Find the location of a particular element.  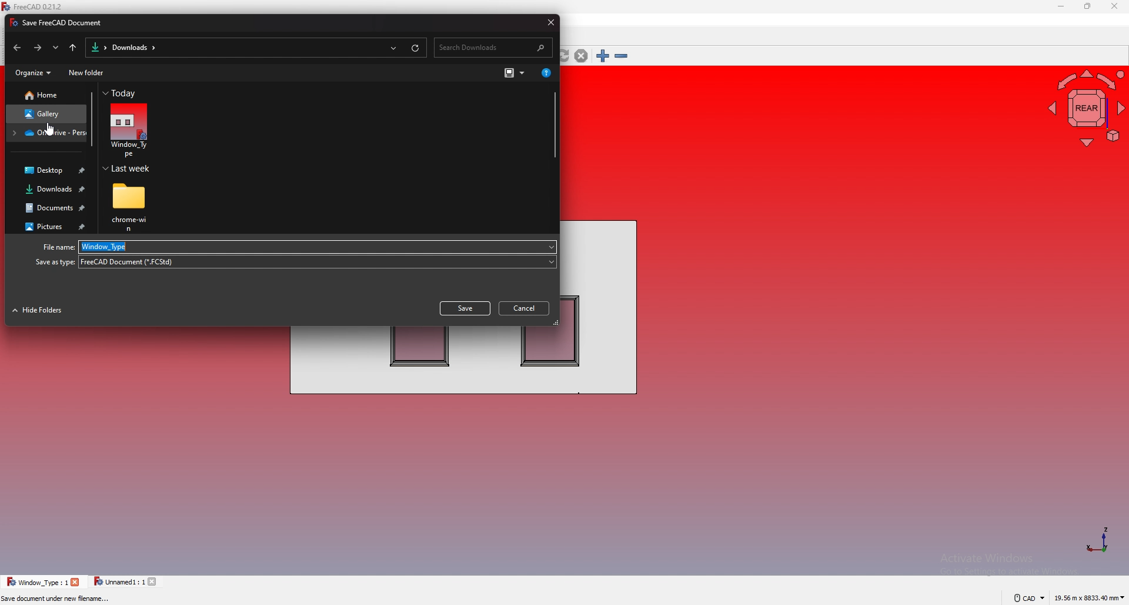

Window_Type is located at coordinates (319, 246).